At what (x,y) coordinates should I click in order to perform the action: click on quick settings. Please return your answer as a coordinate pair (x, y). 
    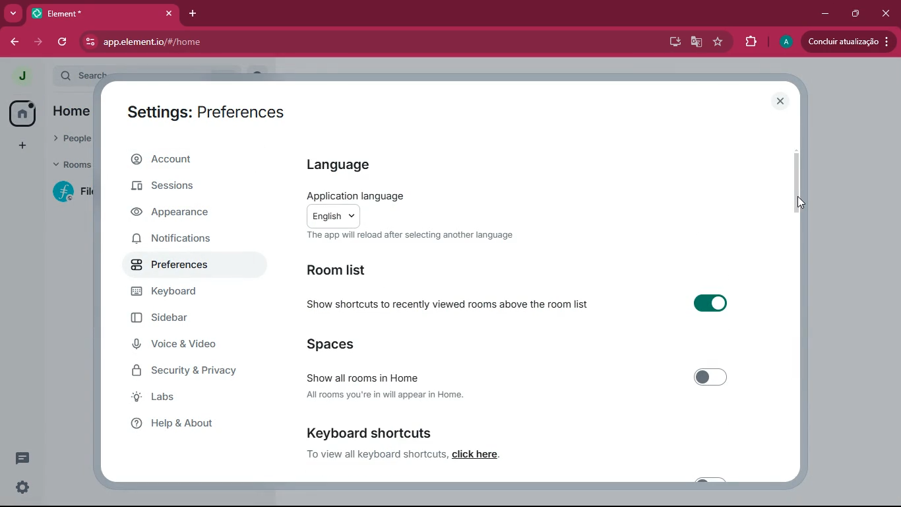
    Looking at the image, I should click on (22, 487).